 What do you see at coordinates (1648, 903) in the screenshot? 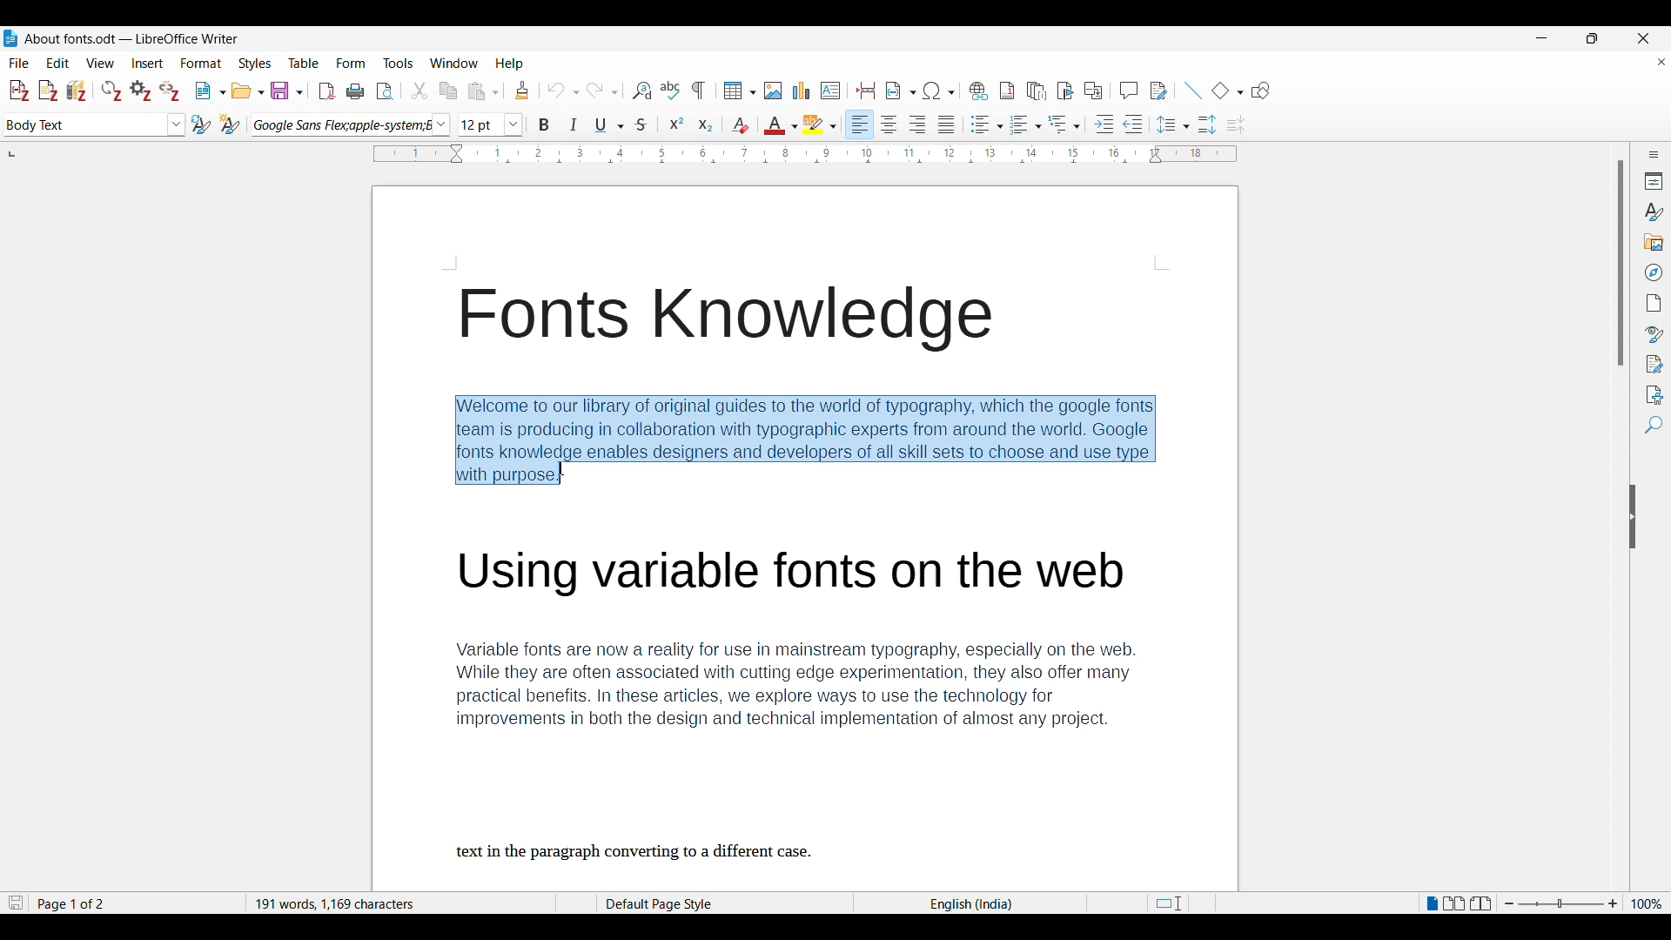
I see `Current zoom factor` at bounding box center [1648, 903].